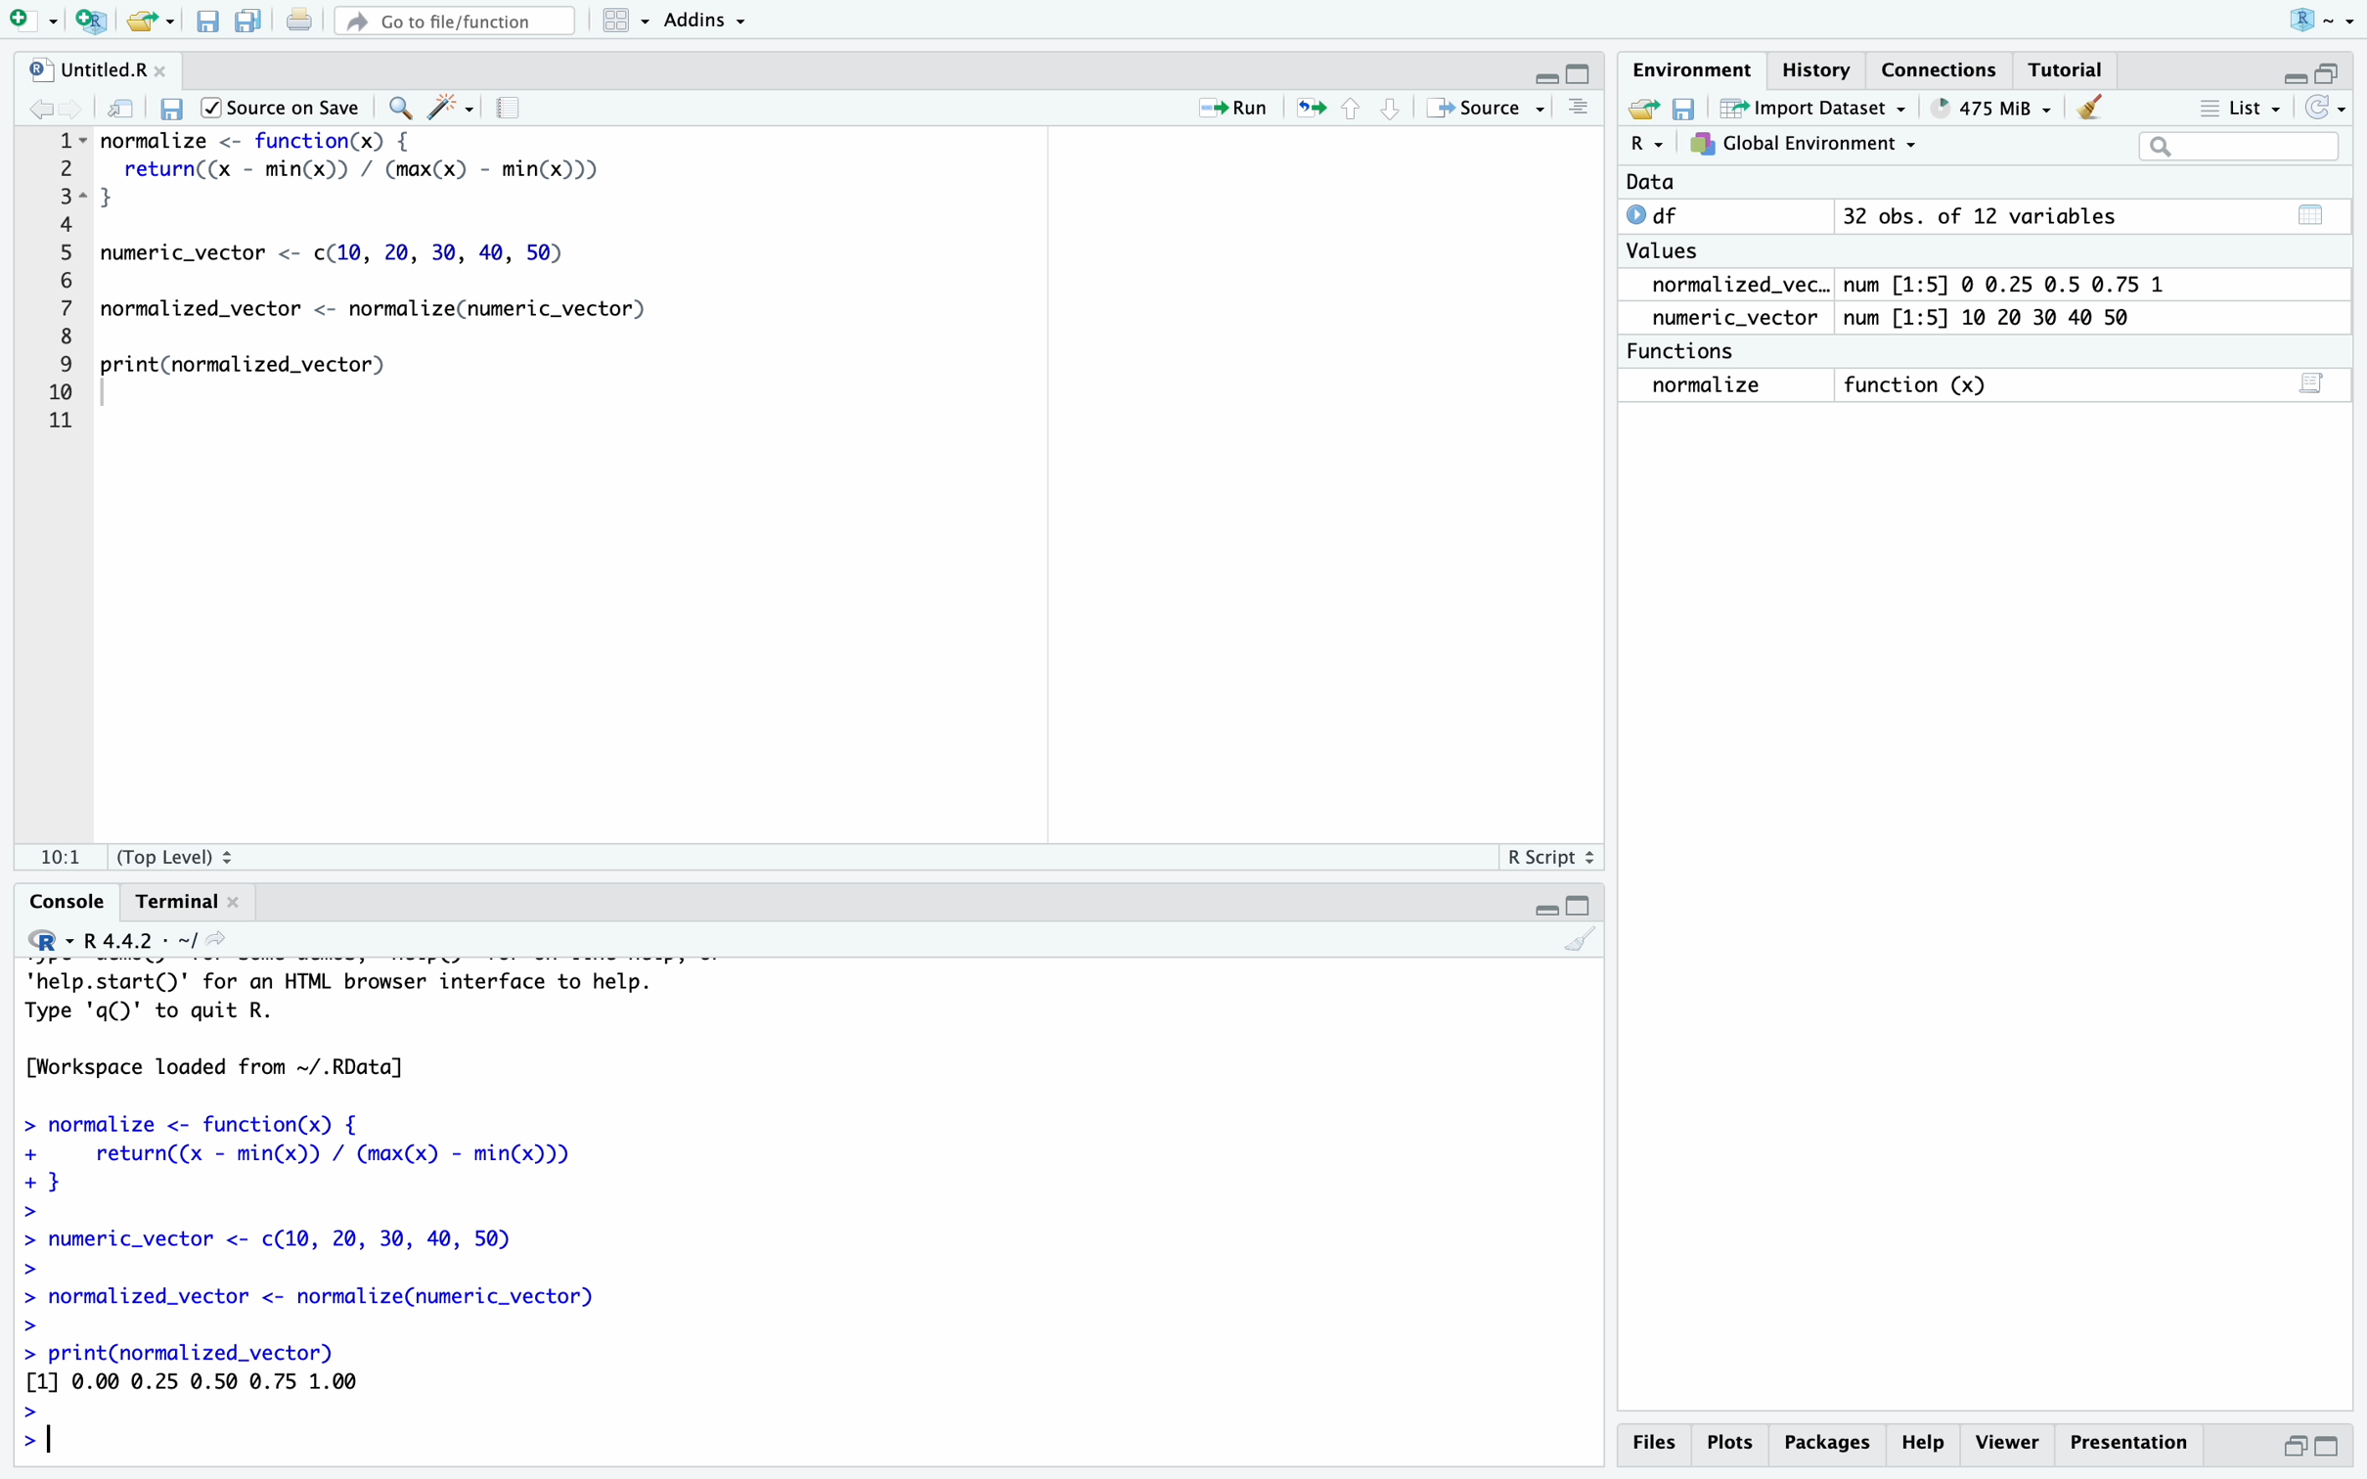 The width and height of the screenshot is (2367, 1479). I want to click on R 1s free software and comes with ABSOLUTELY NO WARRANTY.

You are welcome to redistribute it under certain conditions.

Type 'license()' or 'licence()' for distribution details.
Natural language support but running in an English locale

R is a collaborative project with many contributors.

Type 'contributors()' for more information and

'citation()' on how to cite R or R packages in publications.

Type 'demo()' for some demos, 'help()' for on-line help, or

'help.start()' for an HTML browser interface to help.

Type 'q()' to quit R.

[Workspace loaded from ~/.RData], so click(455, 1184).